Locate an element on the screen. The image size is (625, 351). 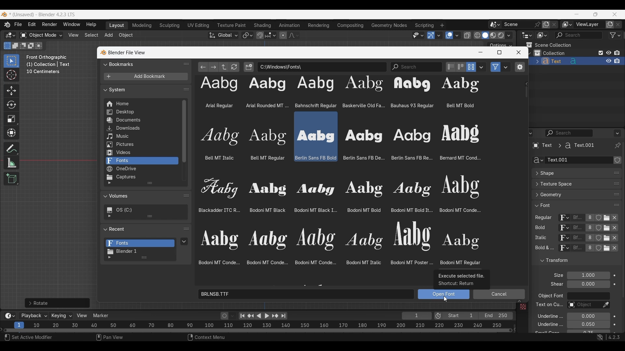
Playback is located at coordinates (34, 316).